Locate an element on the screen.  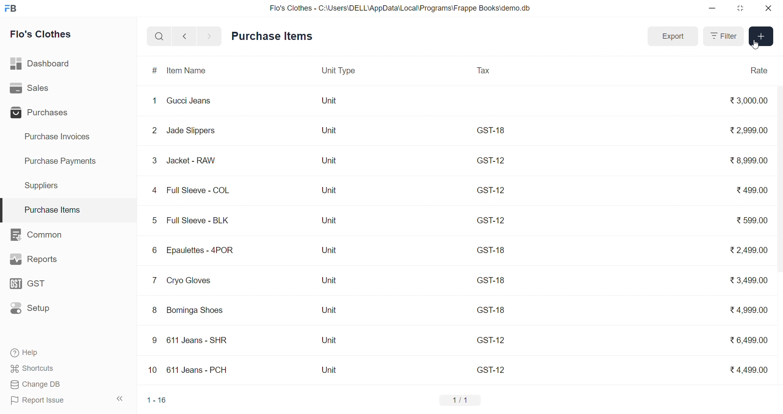
2 is located at coordinates (154, 130).